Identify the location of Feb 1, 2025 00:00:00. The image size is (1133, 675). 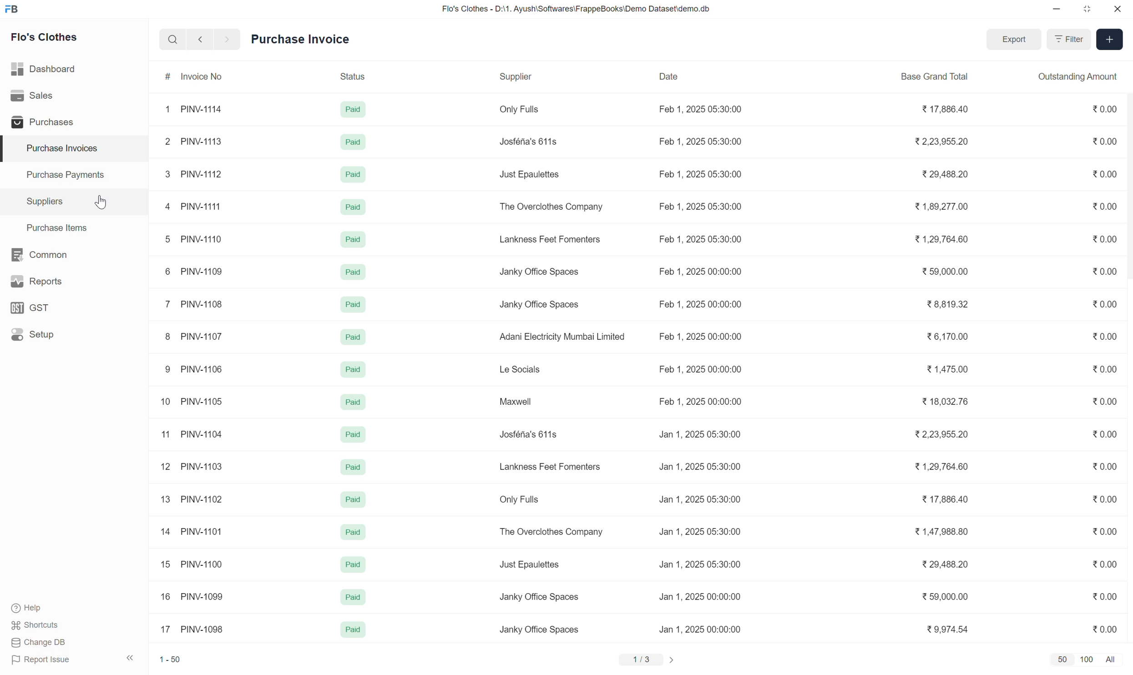
(700, 337).